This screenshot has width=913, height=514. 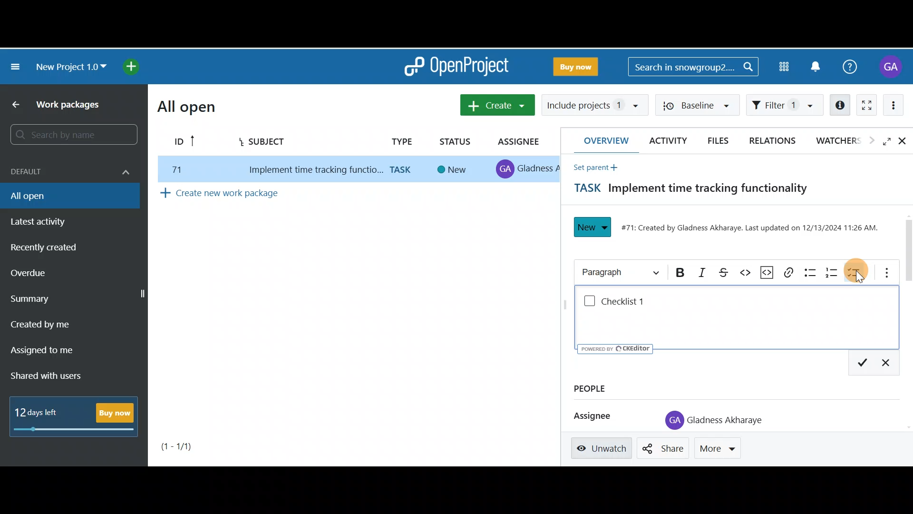 I want to click on All open, so click(x=59, y=198).